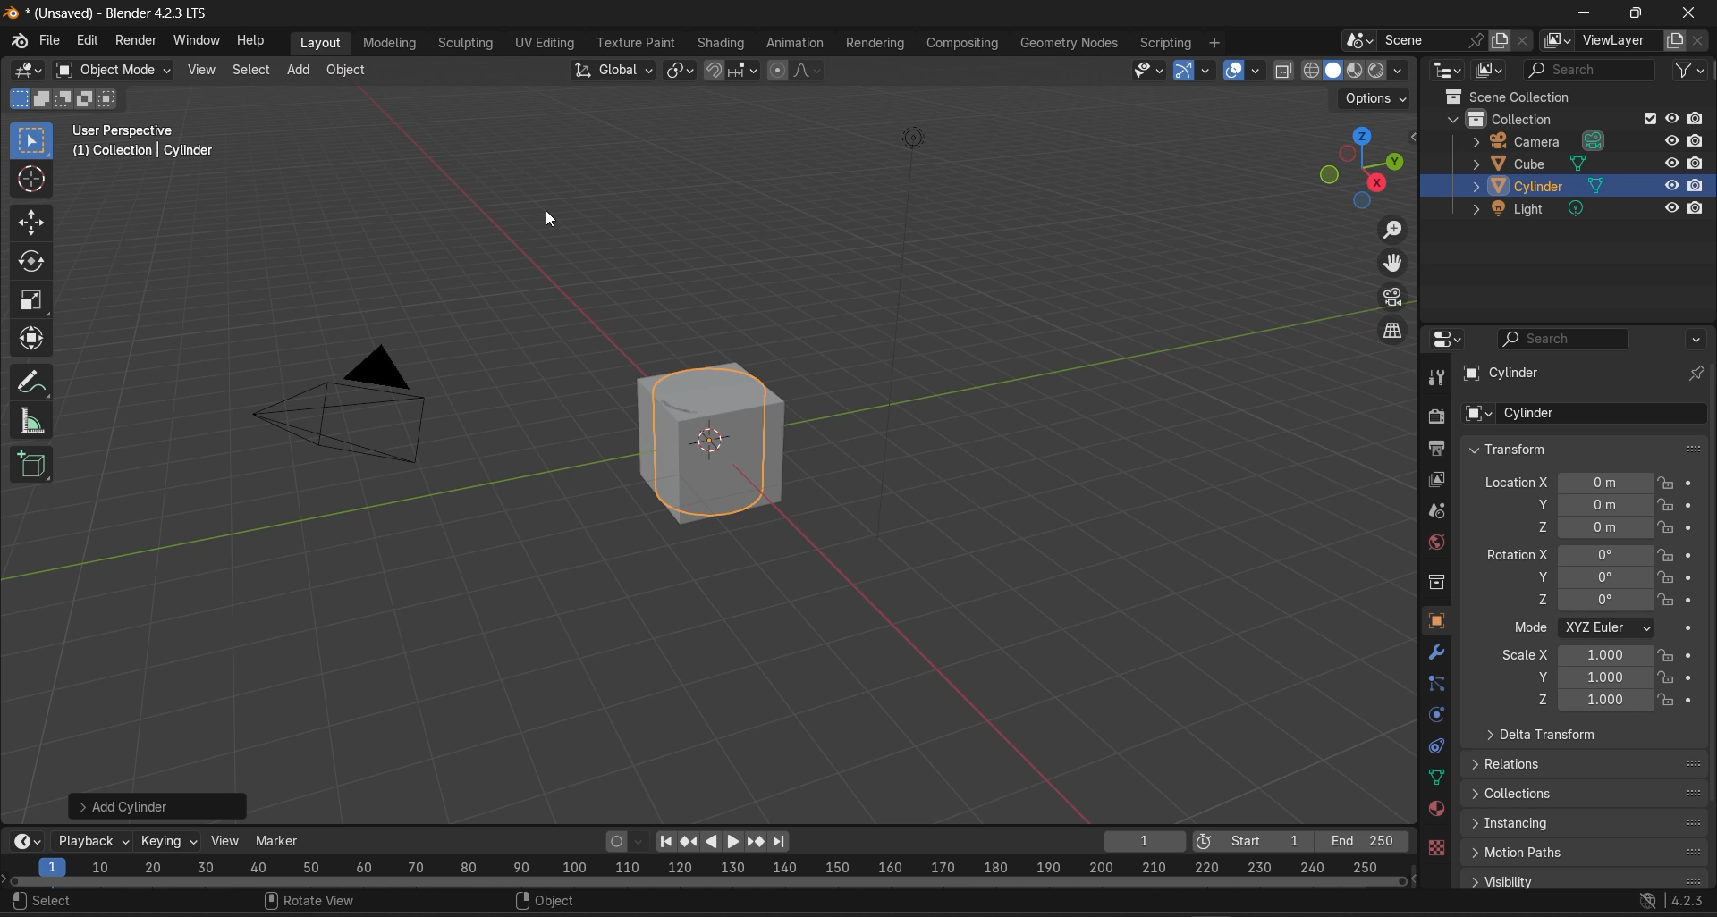 Image resolution: width=1717 pixels, height=917 pixels. What do you see at coordinates (51, 40) in the screenshot?
I see `file` at bounding box center [51, 40].